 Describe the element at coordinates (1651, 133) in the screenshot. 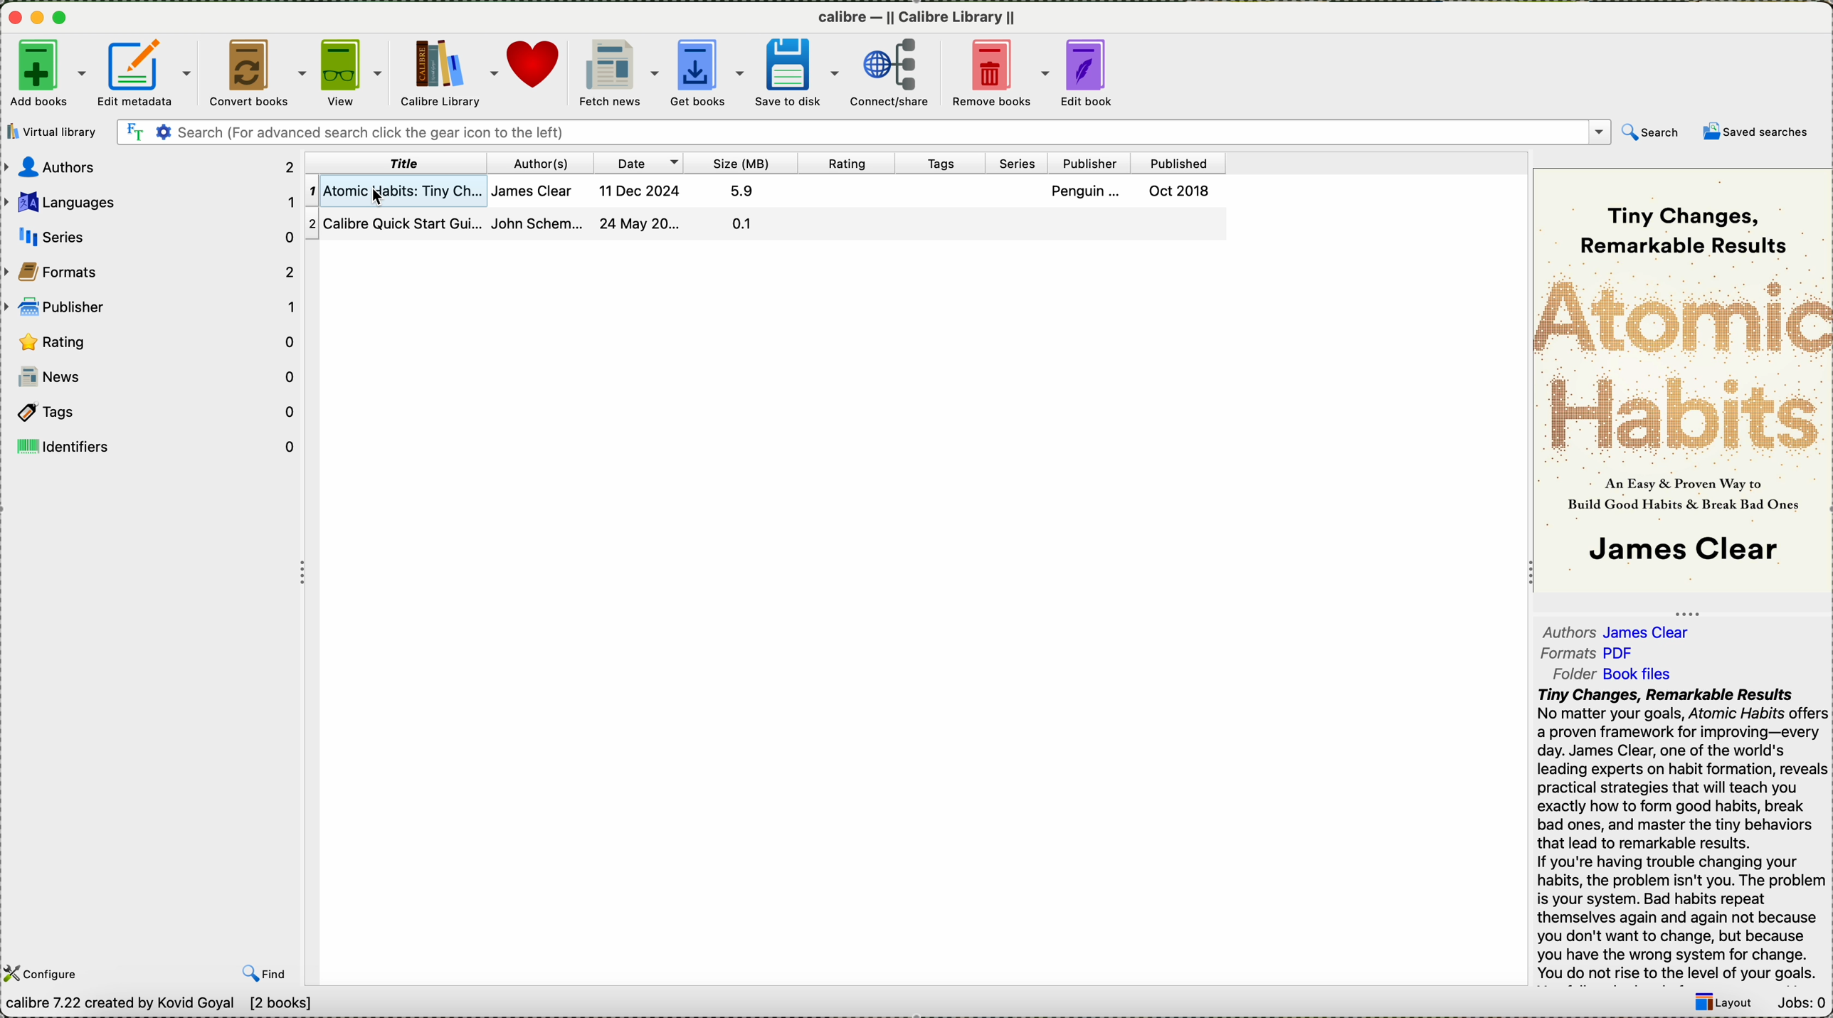

I see `search` at that location.